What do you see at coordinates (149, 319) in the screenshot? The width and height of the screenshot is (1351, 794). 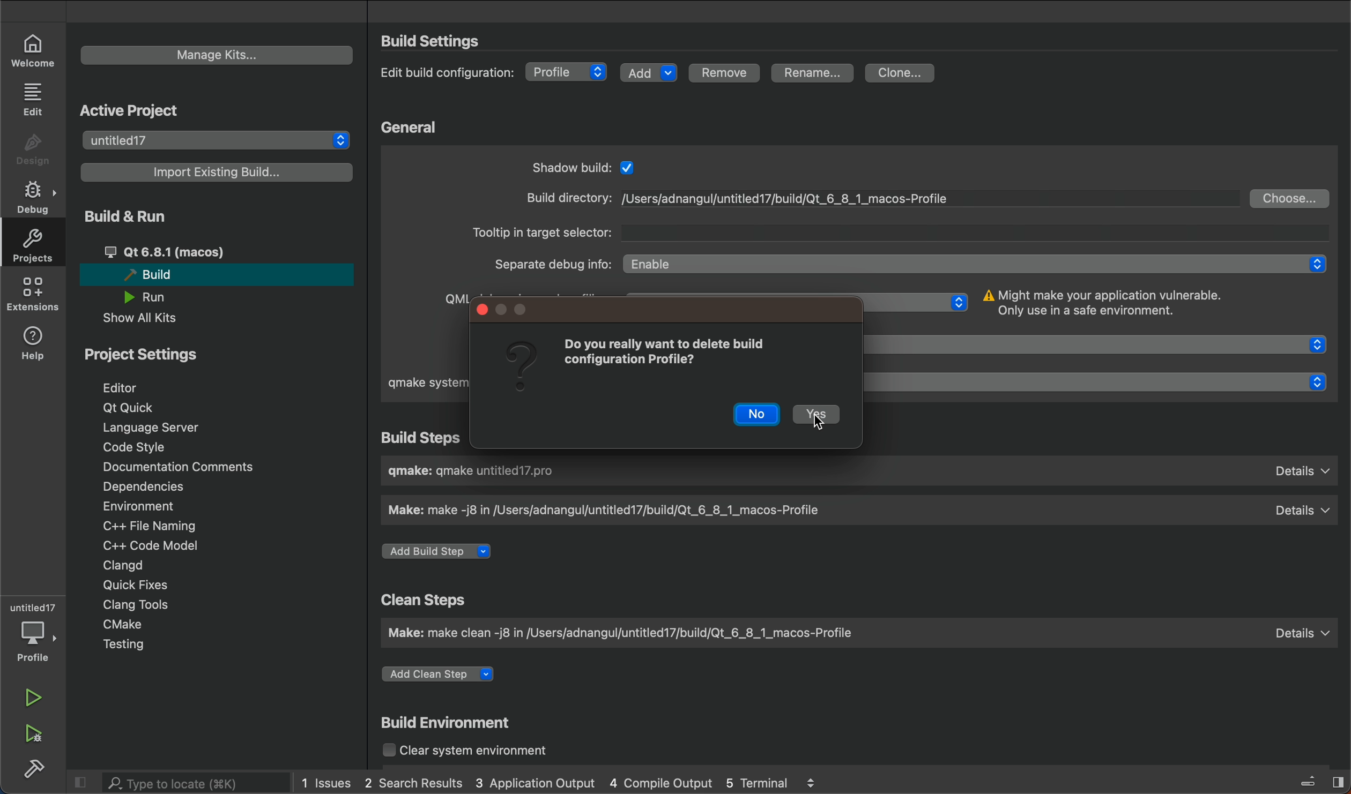 I see `show all kits` at bounding box center [149, 319].